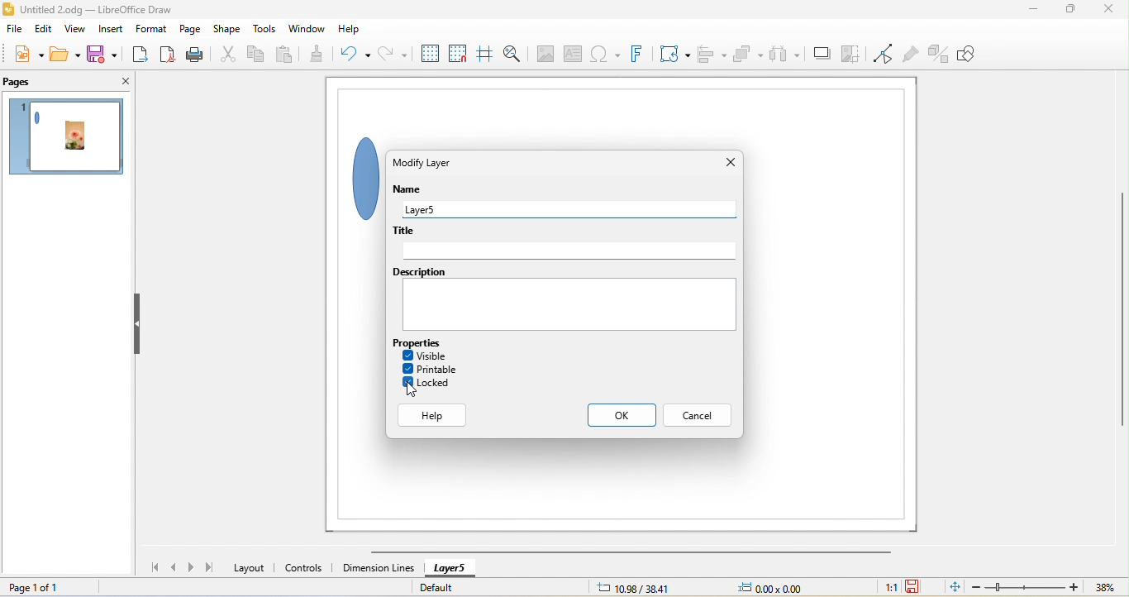 The height and width of the screenshot is (597, 1129). Describe the element at coordinates (622, 415) in the screenshot. I see `ok` at that location.